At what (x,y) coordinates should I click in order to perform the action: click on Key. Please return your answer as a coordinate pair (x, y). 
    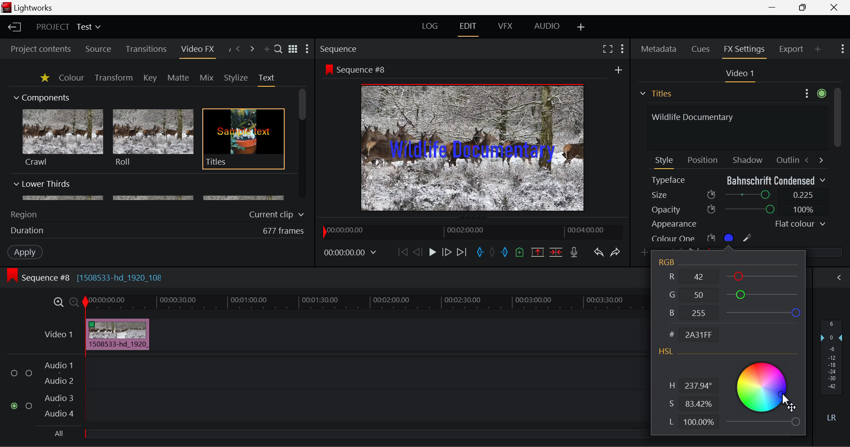
    Looking at the image, I should click on (151, 78).